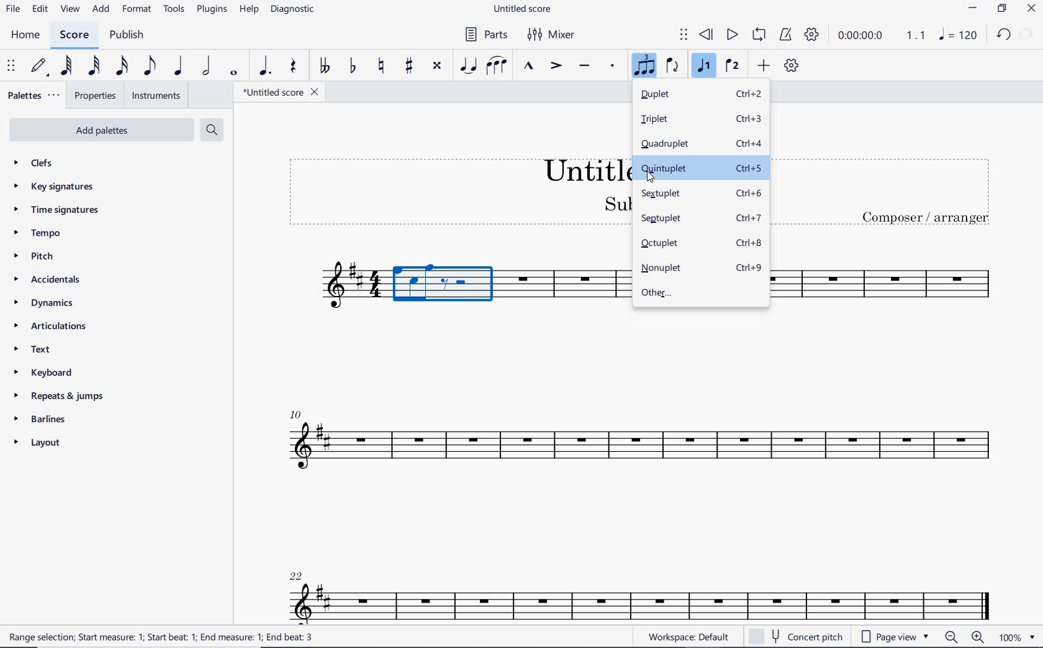 The height and width of the screenshot is (648, 1043). I want to click on NOTE, so click(957, 35).